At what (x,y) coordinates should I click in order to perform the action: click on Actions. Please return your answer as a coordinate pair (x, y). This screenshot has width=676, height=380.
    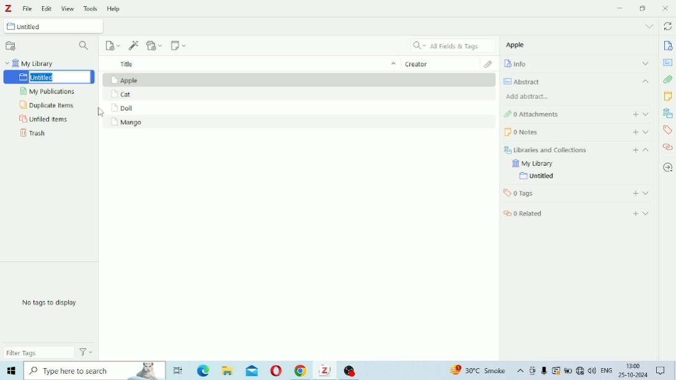
    Looking at the image, I should click on (88, 352).